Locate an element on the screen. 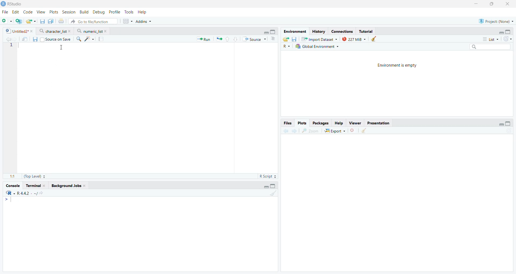 The width and height of the screenshot is (516, 274). 1:1 is located at coordinates (11, 176).